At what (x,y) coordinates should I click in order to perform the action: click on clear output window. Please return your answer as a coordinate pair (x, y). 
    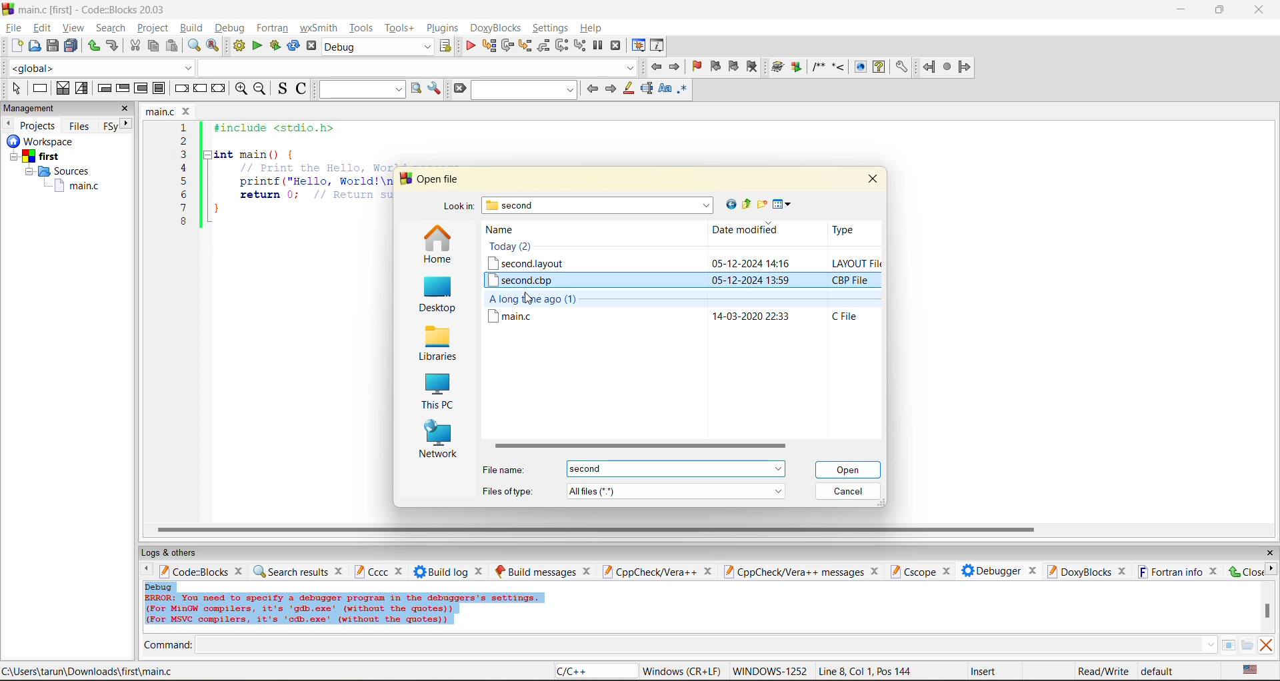
    Looking at the image, I should click on (1265, 644).